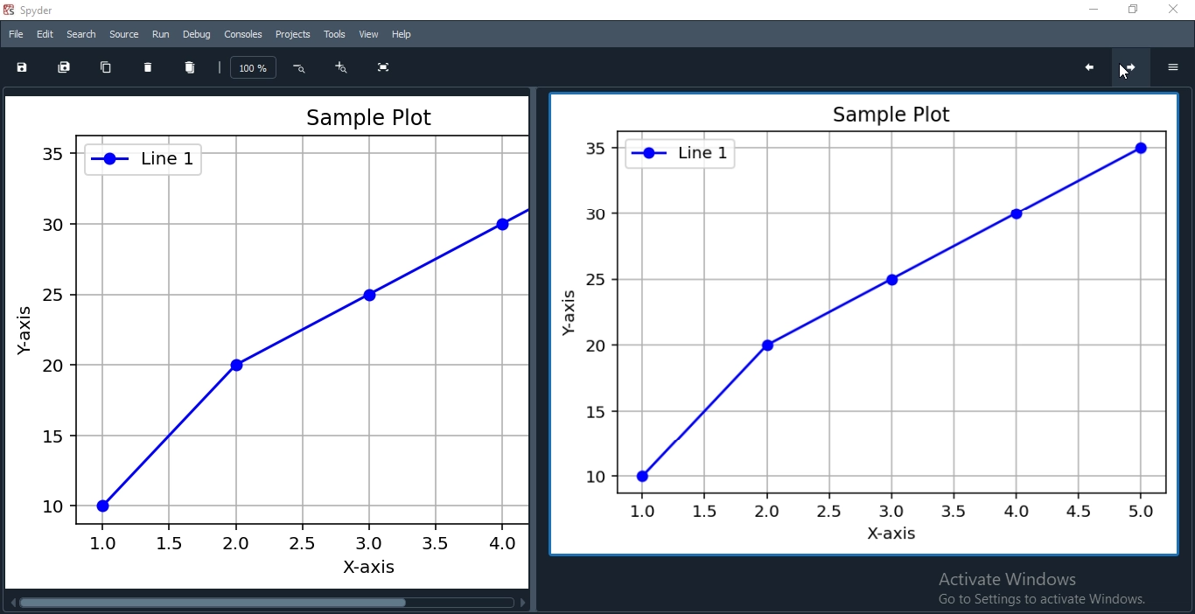 Image resolution: width=1195 pixels, height=614 pixels. What do you see at coordinates (24, 67) in the screenshot?
I see `save` at bounding box center [24, 67].